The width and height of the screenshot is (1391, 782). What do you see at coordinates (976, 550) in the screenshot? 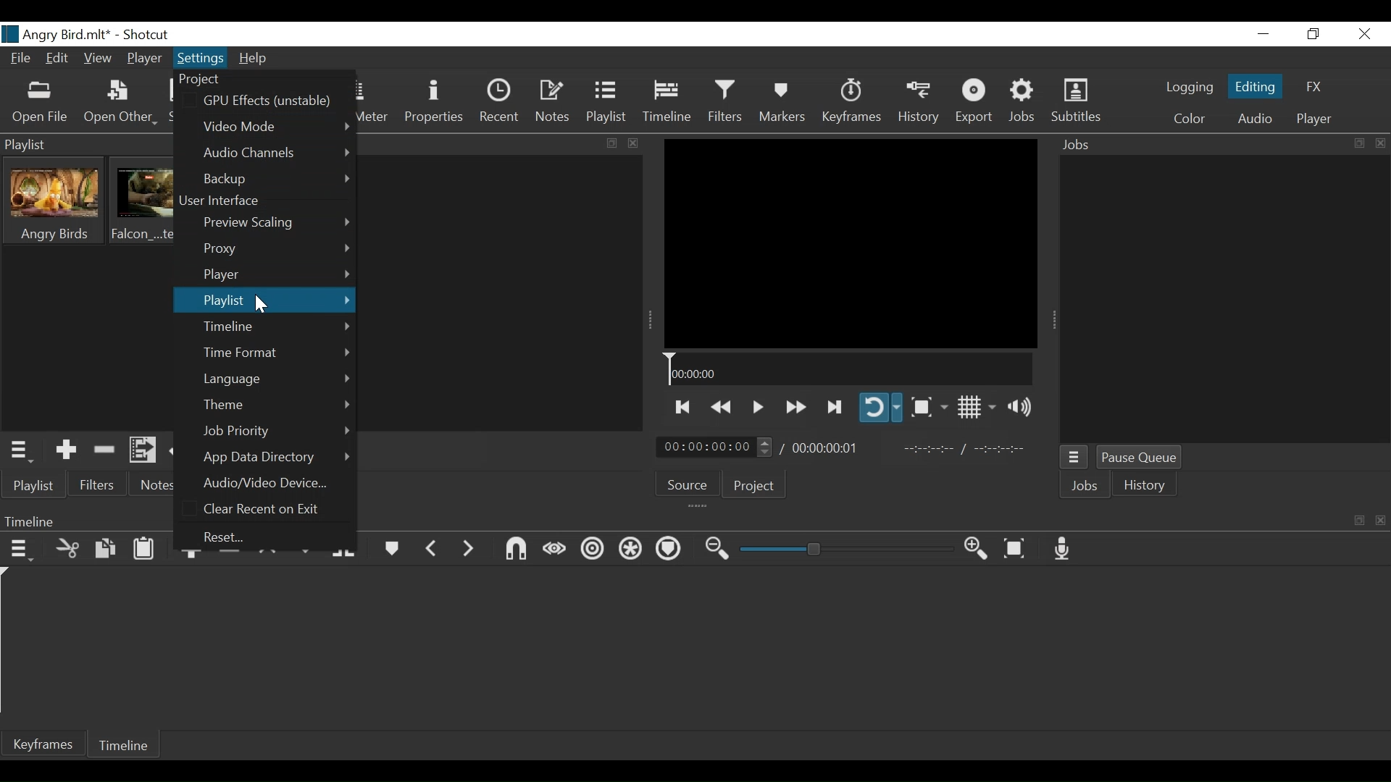
I see `Zoom timeline in` at bounding box center [976, 550].